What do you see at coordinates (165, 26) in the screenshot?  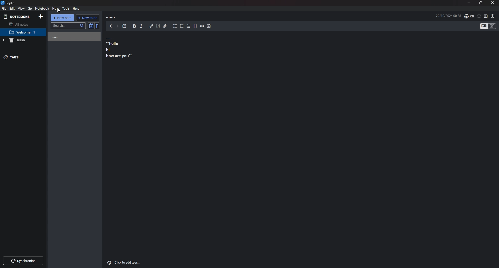 I see `Attachment` at bounding box center [165, 26].